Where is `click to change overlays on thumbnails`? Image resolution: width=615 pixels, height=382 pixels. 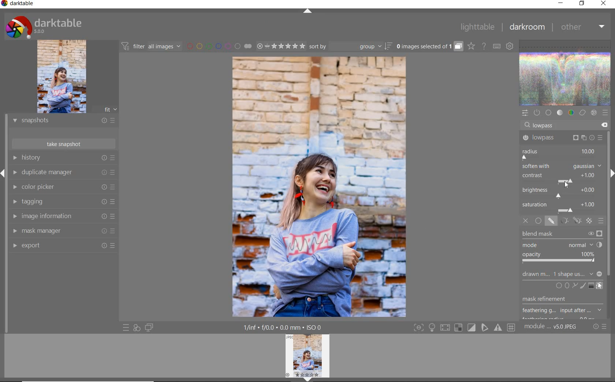 click to change overlays on thumbnails is located at coordinates (471, 46).